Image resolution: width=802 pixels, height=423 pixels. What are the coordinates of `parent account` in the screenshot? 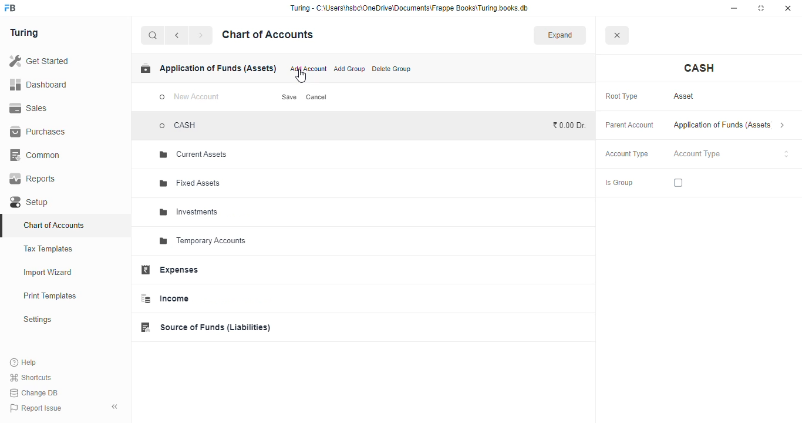 It's located at (630, 126).